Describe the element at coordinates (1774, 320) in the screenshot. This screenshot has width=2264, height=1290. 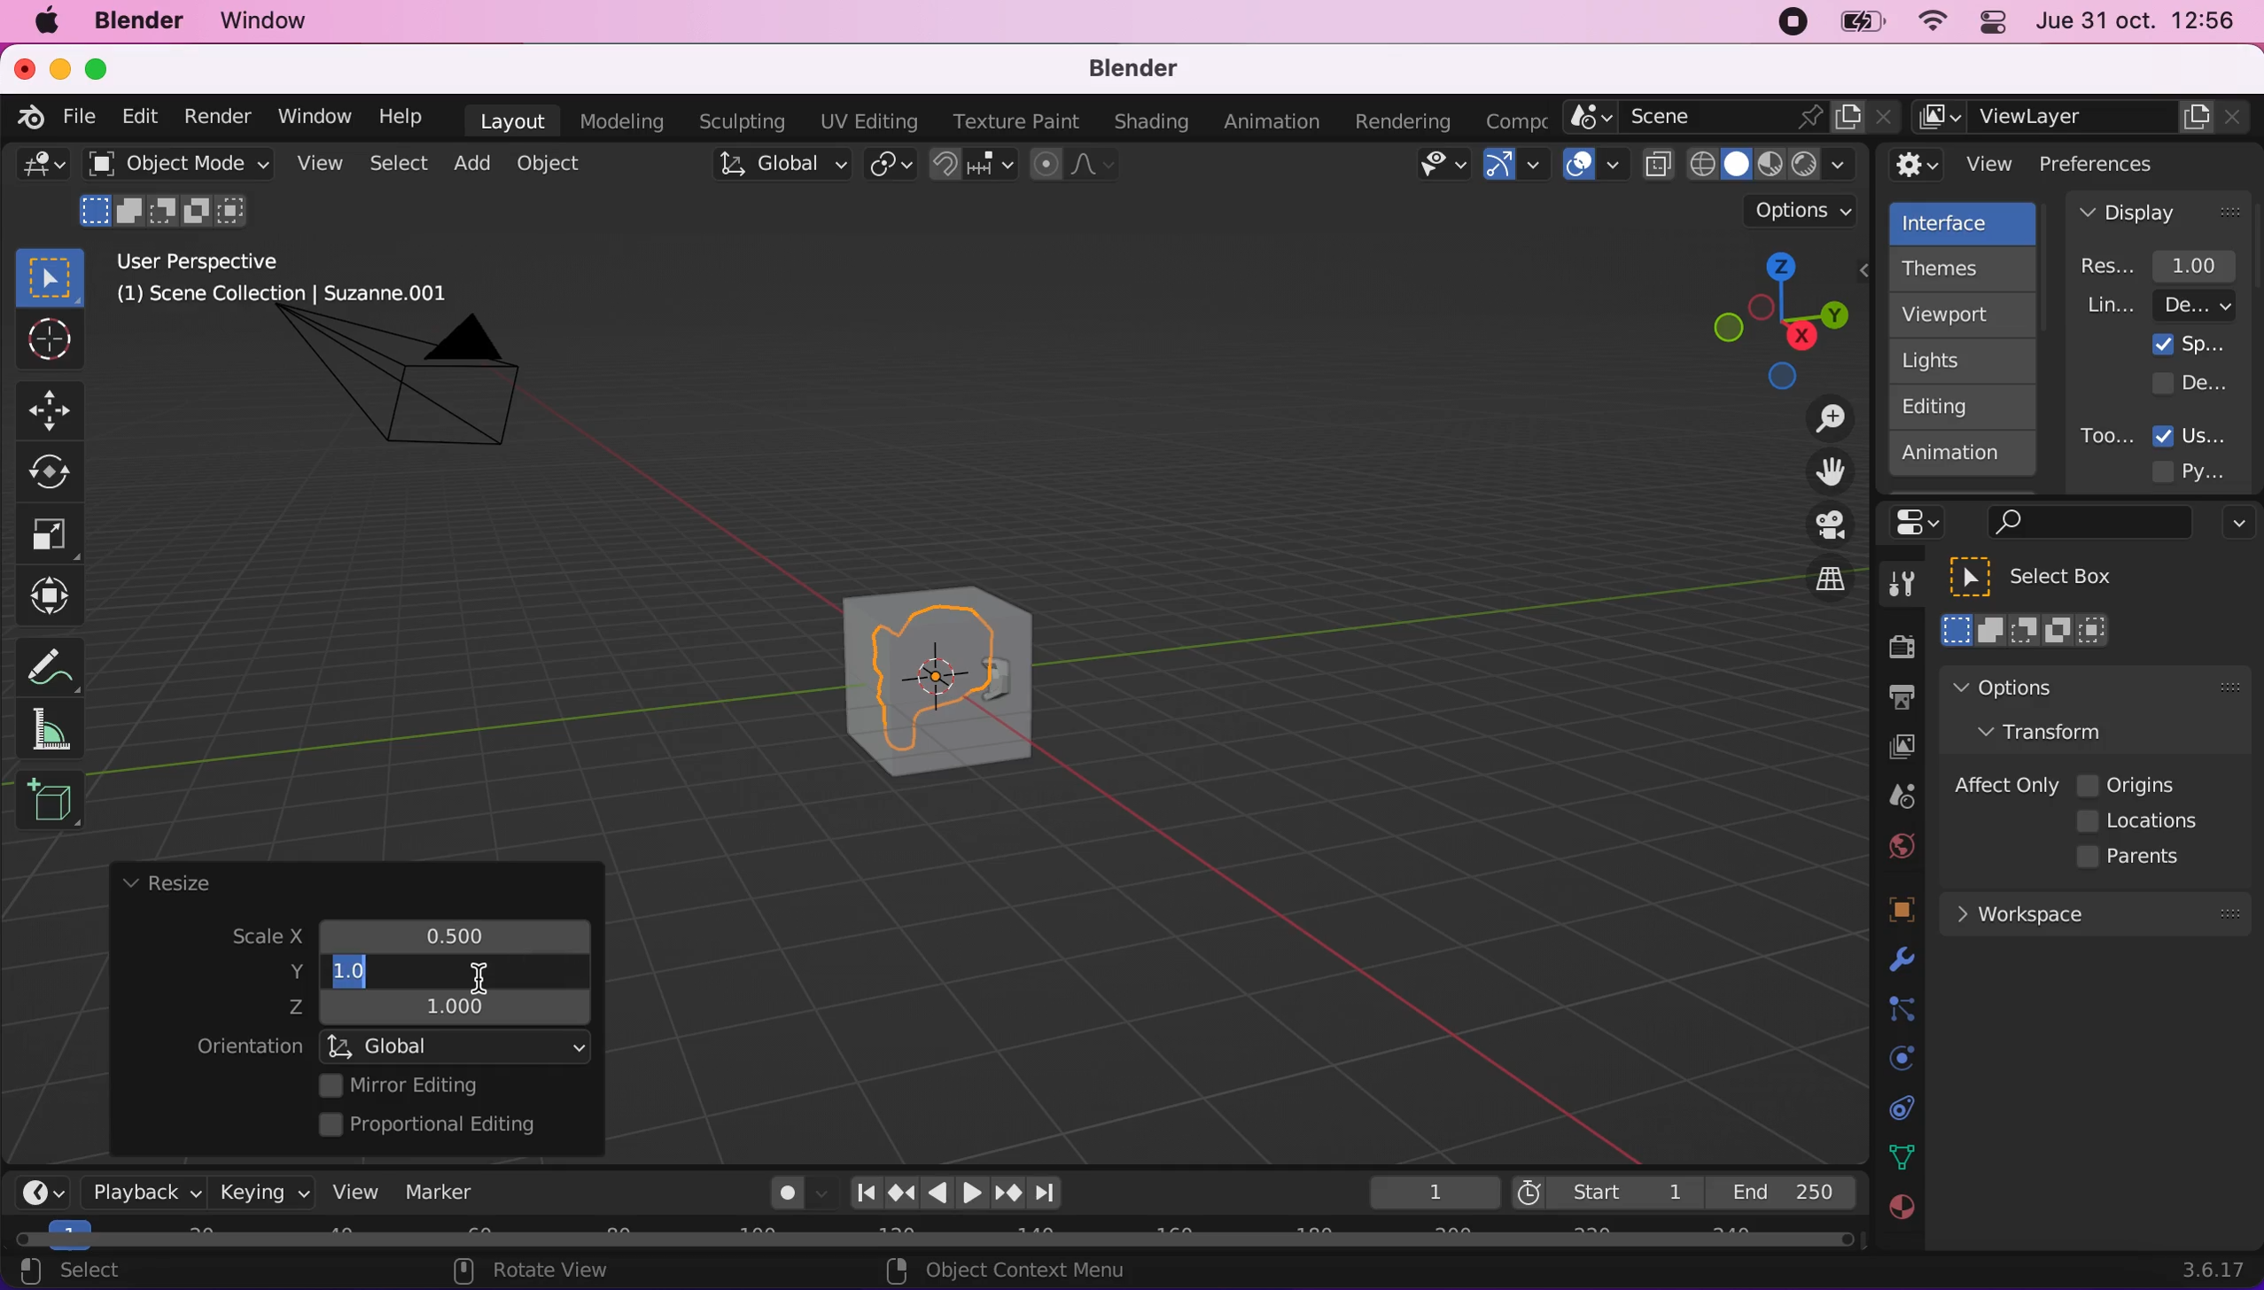
I see `click, shortcut, drag` at that location.